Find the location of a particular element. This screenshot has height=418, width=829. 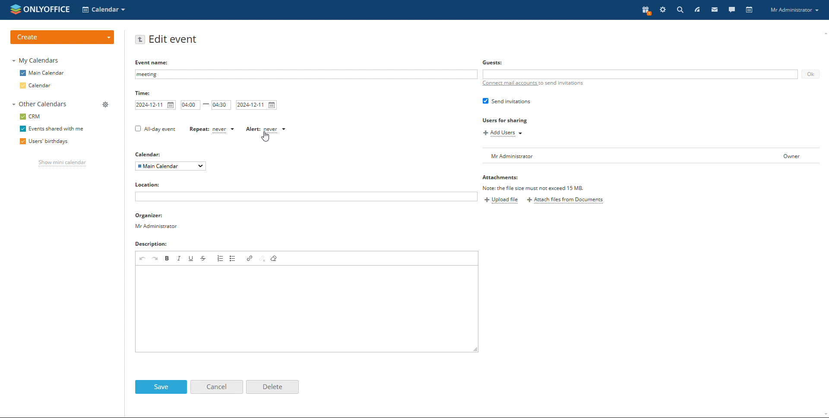

add locatoin is located at coordinates (306, 196).